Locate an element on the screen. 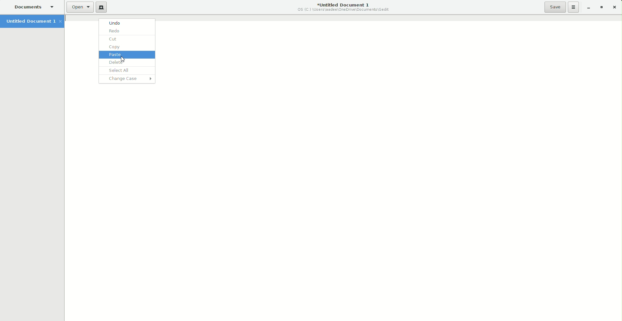 The height and width of the screenshot is (321, 622). Options is located at coordinates (574, 7).